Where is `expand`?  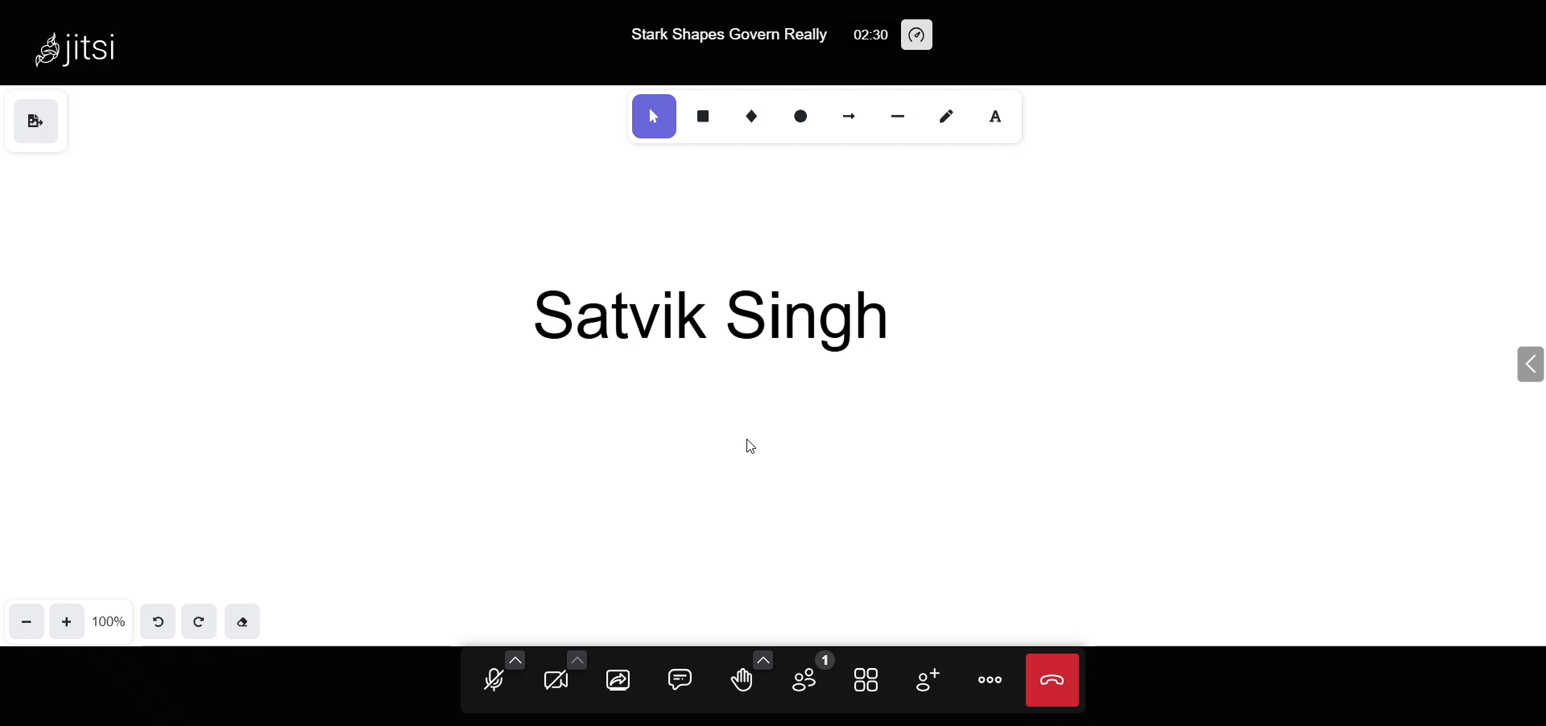
expand is located at coordinates (1512, 364).